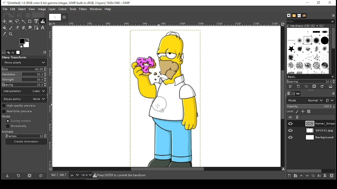  What do you see at coordinates (59, 175) in the screenshot?
I see `892.0, 406.0` at bounding box center [59, 175].